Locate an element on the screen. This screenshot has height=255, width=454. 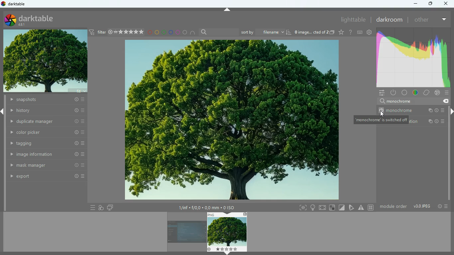
color balance rgb is located at coordinates (429, 121).